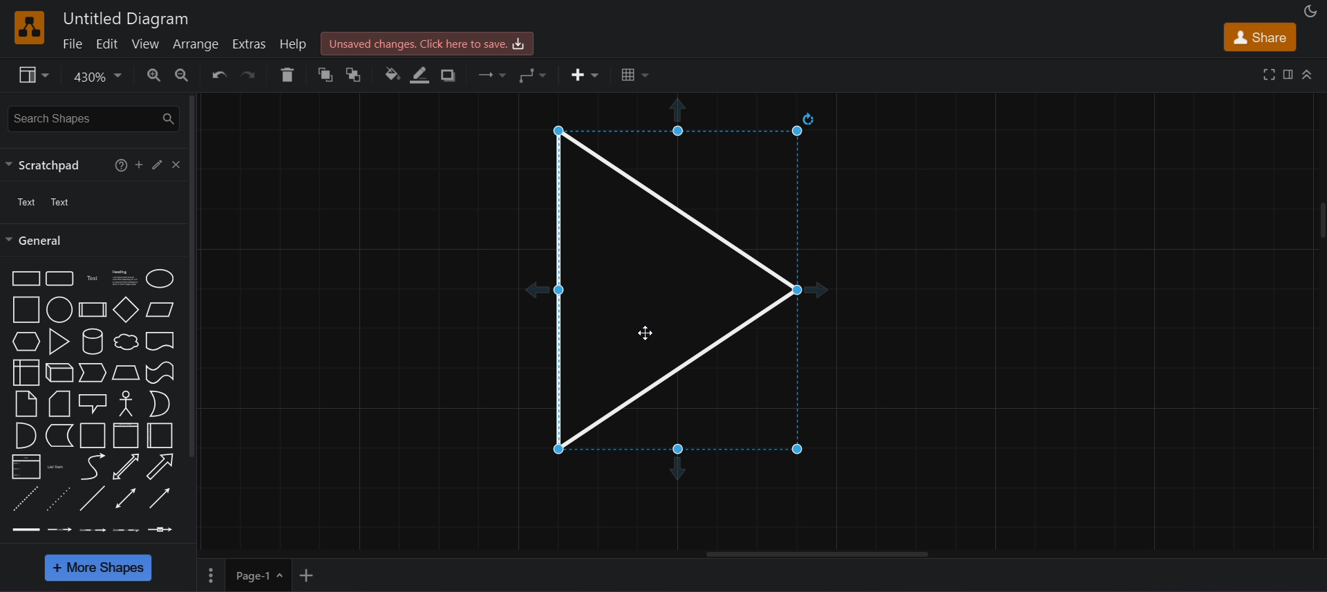 The image size is (1327, 592). I want to click on insert, so click(585, 75).